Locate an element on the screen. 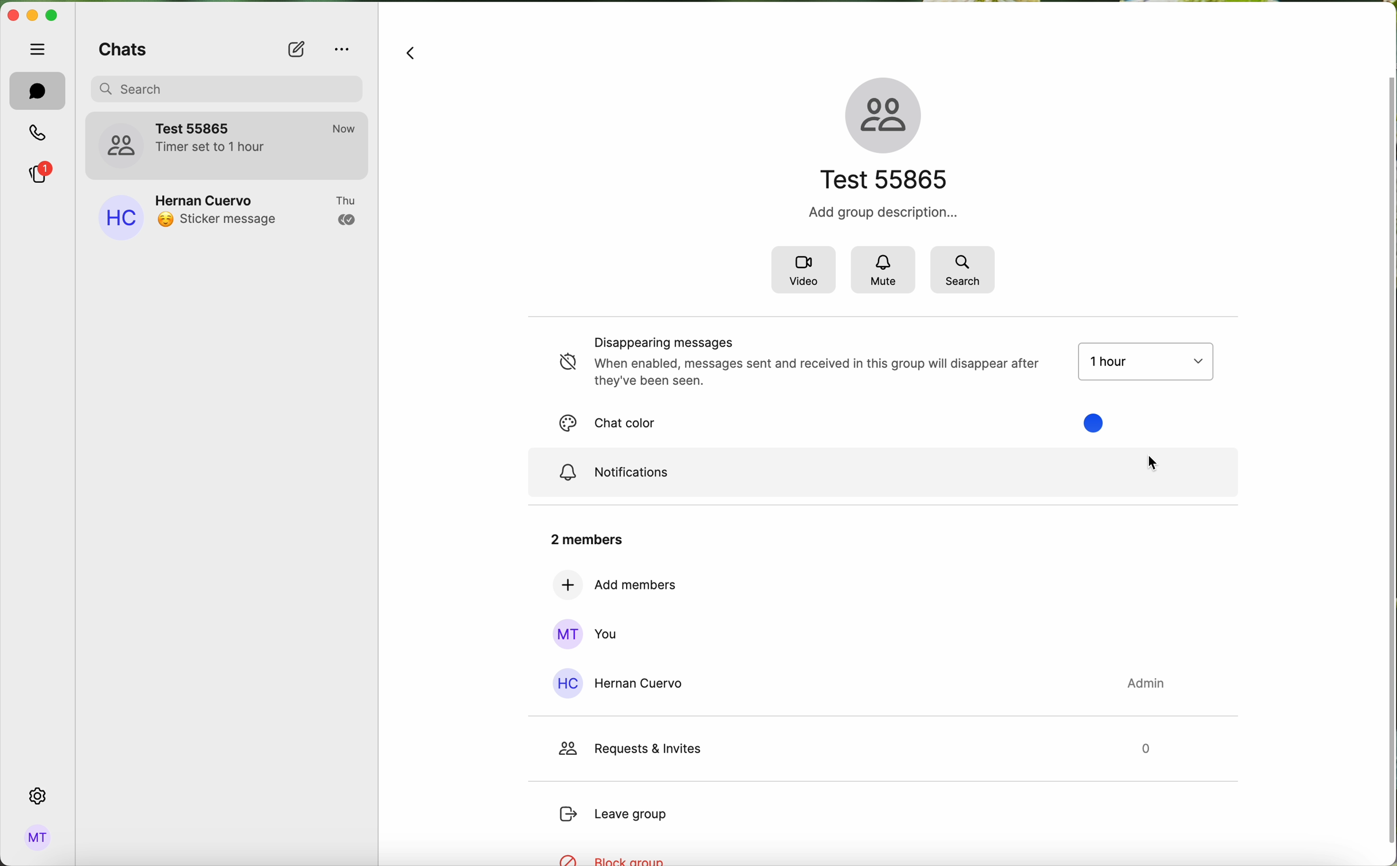 This screenshot has height=866, width=1397. navigate back is located at coordinates (412, 52).